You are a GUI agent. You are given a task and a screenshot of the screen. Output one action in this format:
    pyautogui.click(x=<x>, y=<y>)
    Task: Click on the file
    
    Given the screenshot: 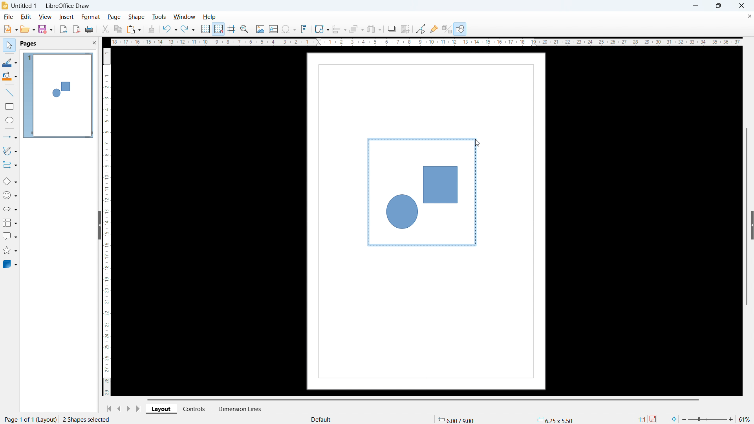 What is the action you would take?
    pyautogui.click(x=9, y=17)
    